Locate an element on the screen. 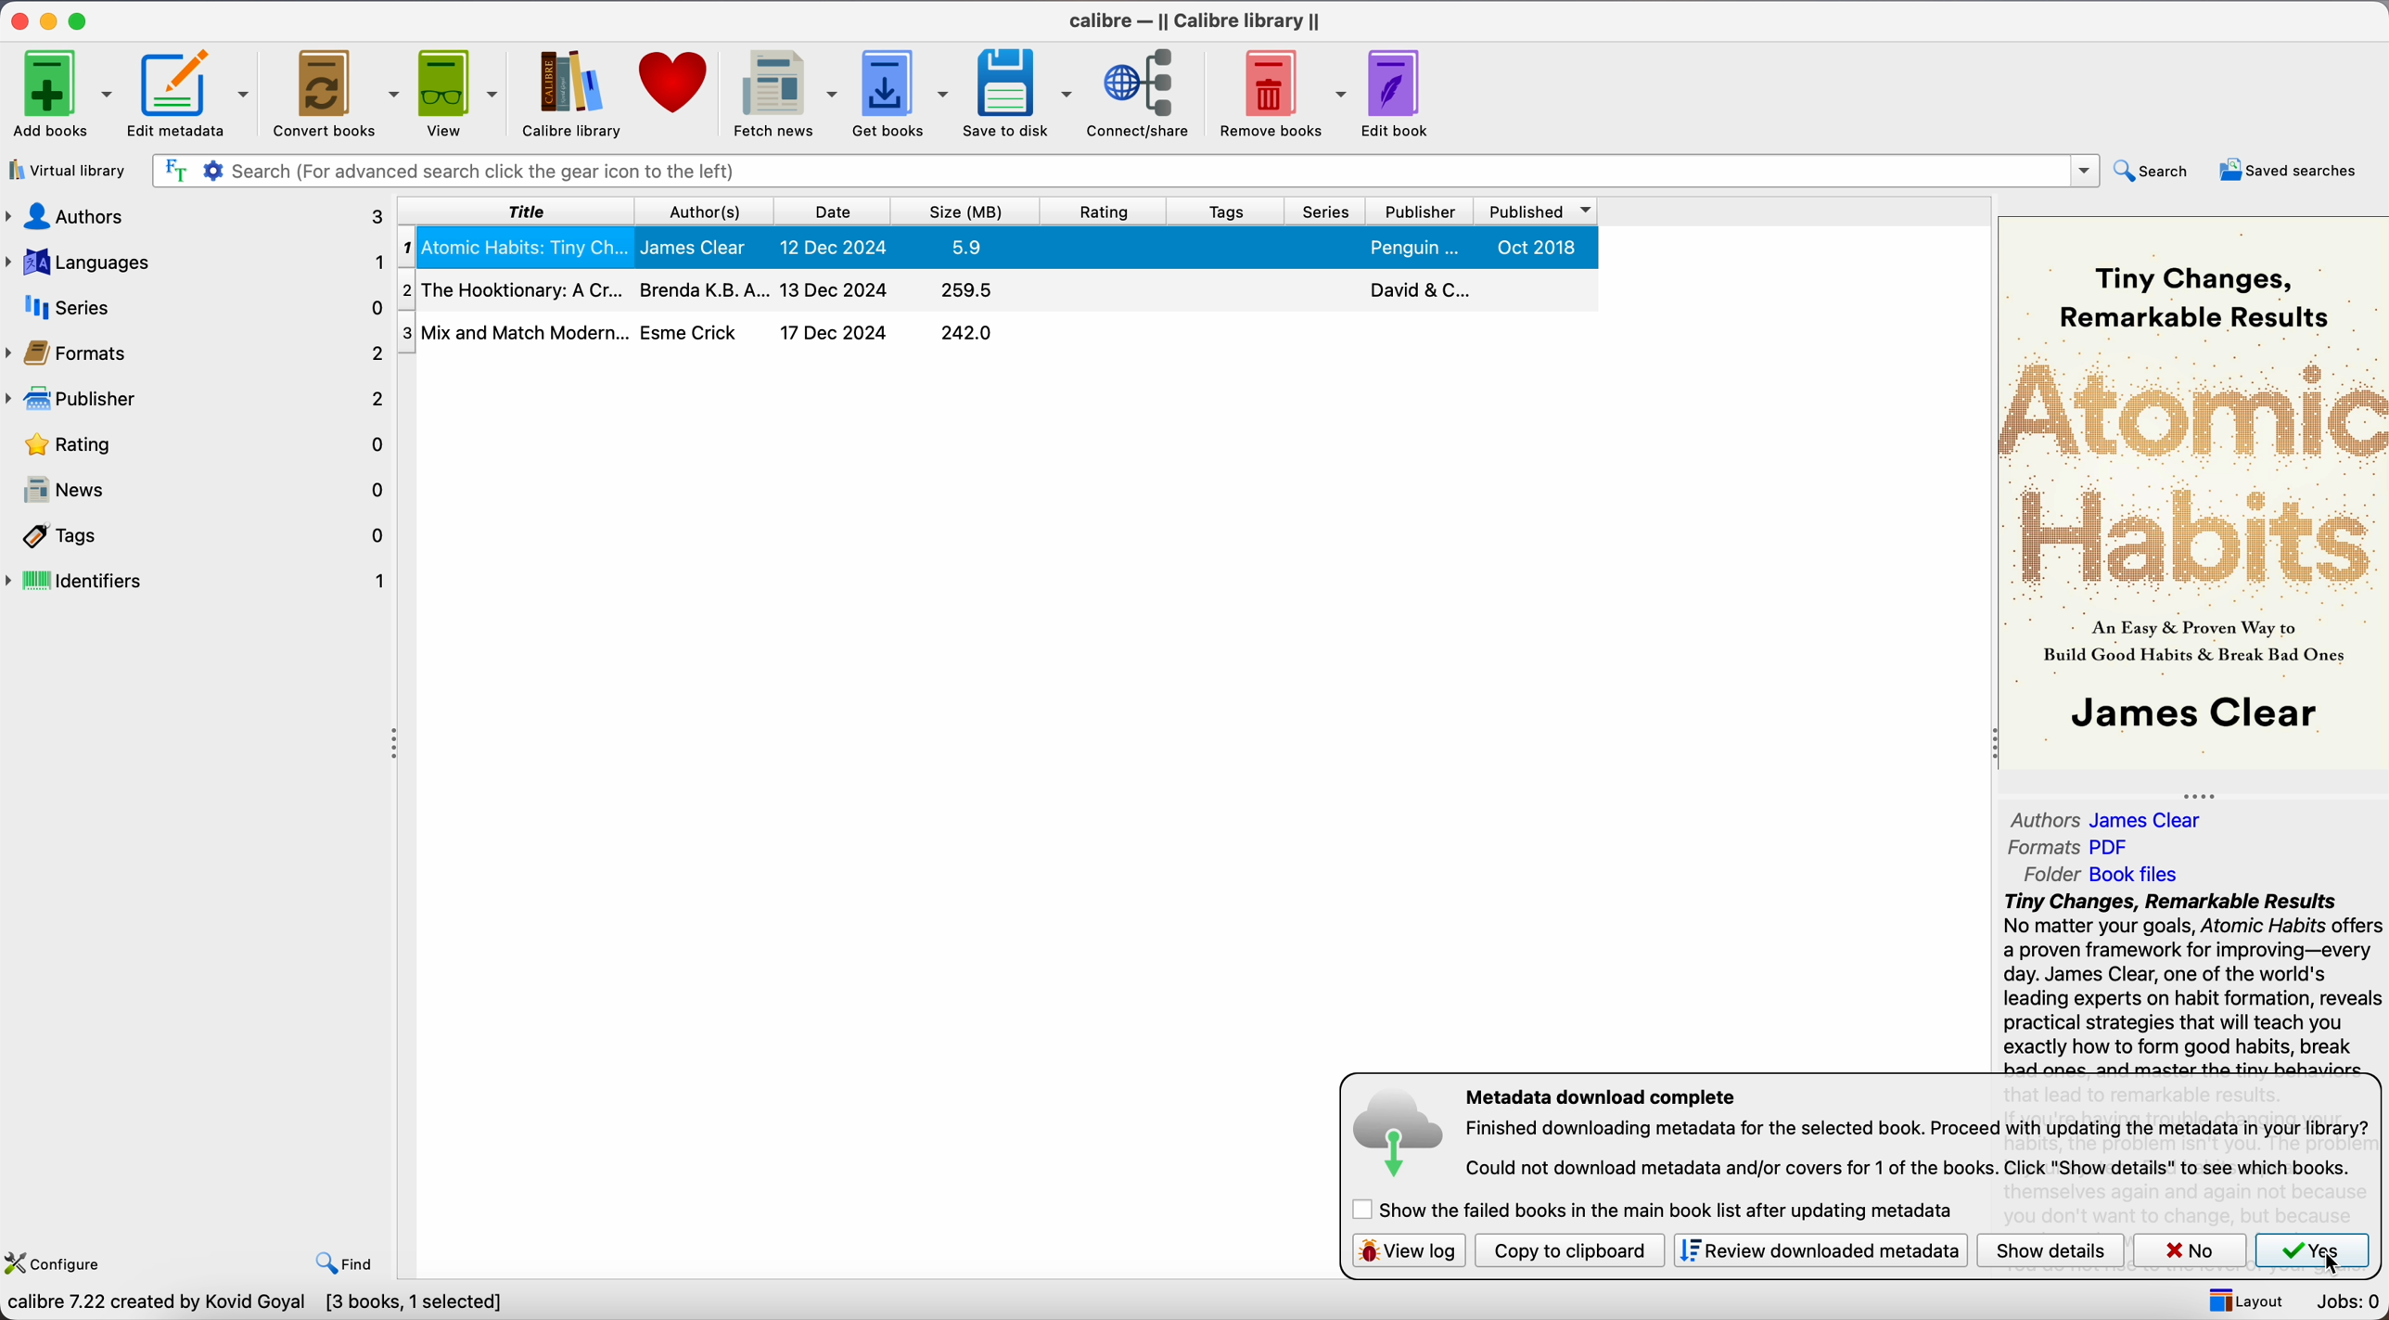 The width and height of the screenshot is (2389, 1320). The Hooktionary: A Cr... is located at coordinates (515, 288).